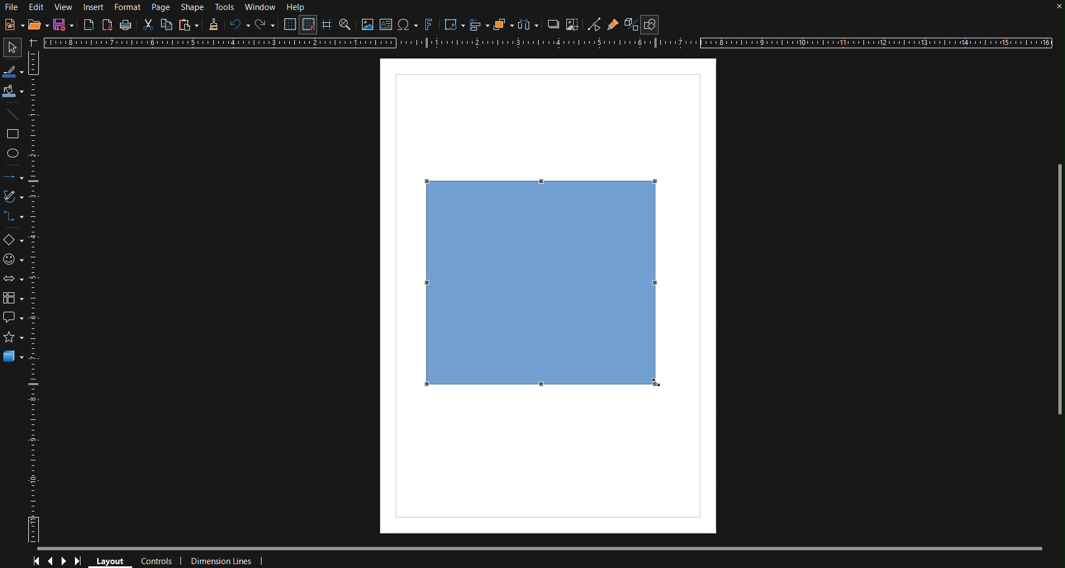 This screenshot has width=1065, height=568. Describe the element at coordinates (159, 561) in the screenshot. I see `Controls` at that location.